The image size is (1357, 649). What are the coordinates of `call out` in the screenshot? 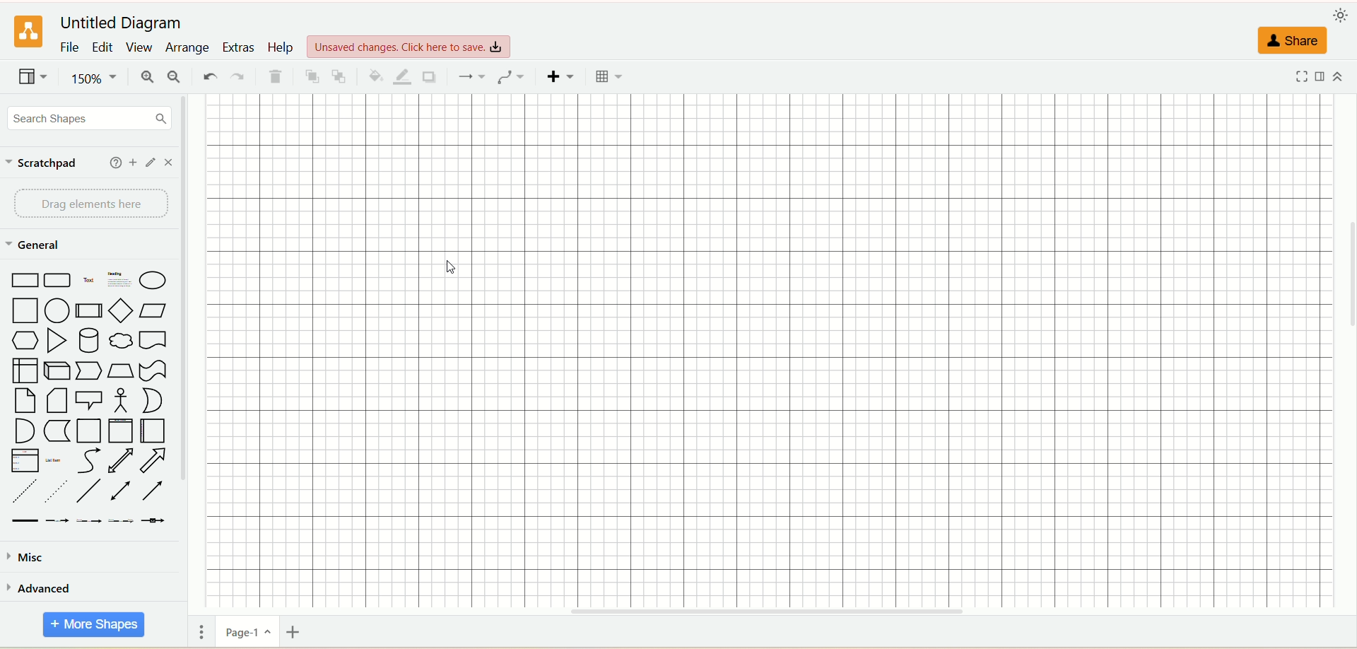 It's located at (88, 399).